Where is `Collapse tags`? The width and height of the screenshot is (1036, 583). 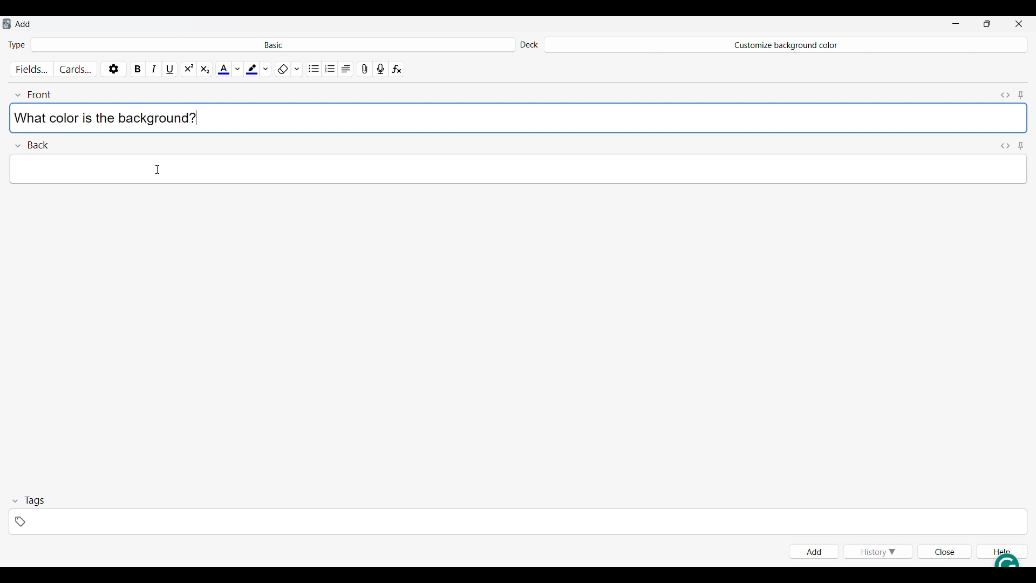 Collapse tags is located at coordinates (29, 501).